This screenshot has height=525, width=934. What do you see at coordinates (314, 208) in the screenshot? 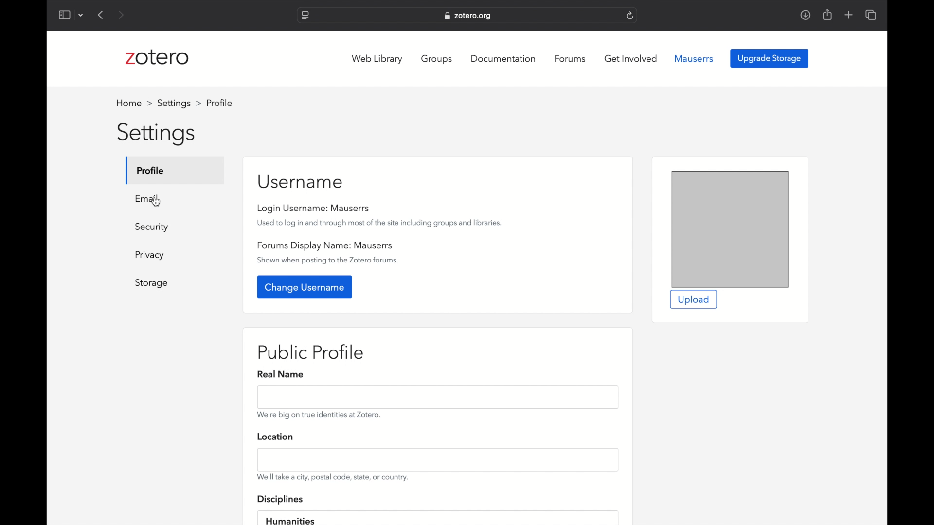
I see `login username: mauserrs` at bounding box center [314, 208].